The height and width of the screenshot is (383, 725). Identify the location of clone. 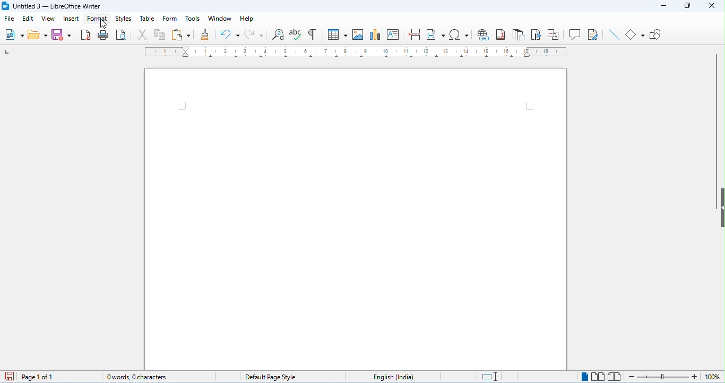
(205, 33).